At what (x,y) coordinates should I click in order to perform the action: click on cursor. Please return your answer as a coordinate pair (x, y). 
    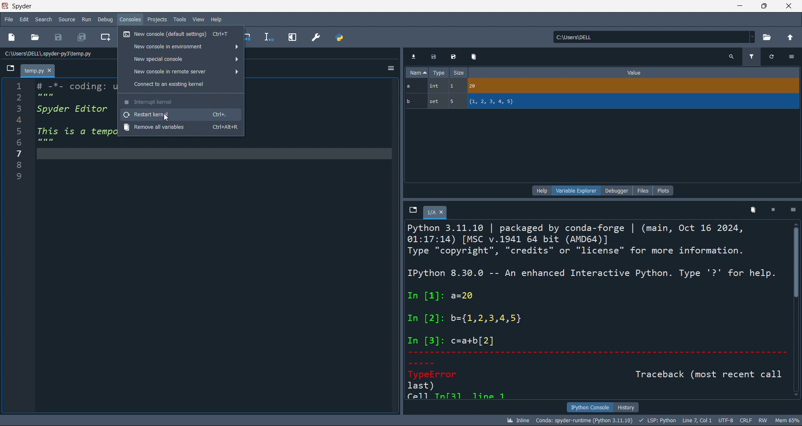
    Looking at the image, I should click on (166, 118).